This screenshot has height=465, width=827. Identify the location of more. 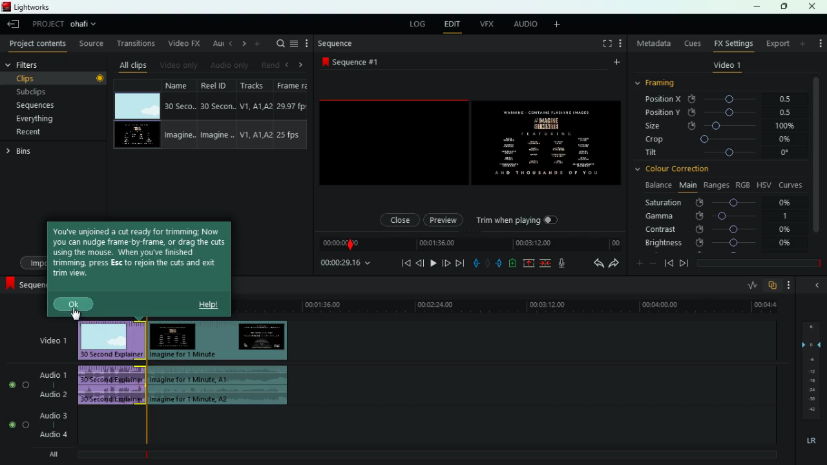
(560, 25).